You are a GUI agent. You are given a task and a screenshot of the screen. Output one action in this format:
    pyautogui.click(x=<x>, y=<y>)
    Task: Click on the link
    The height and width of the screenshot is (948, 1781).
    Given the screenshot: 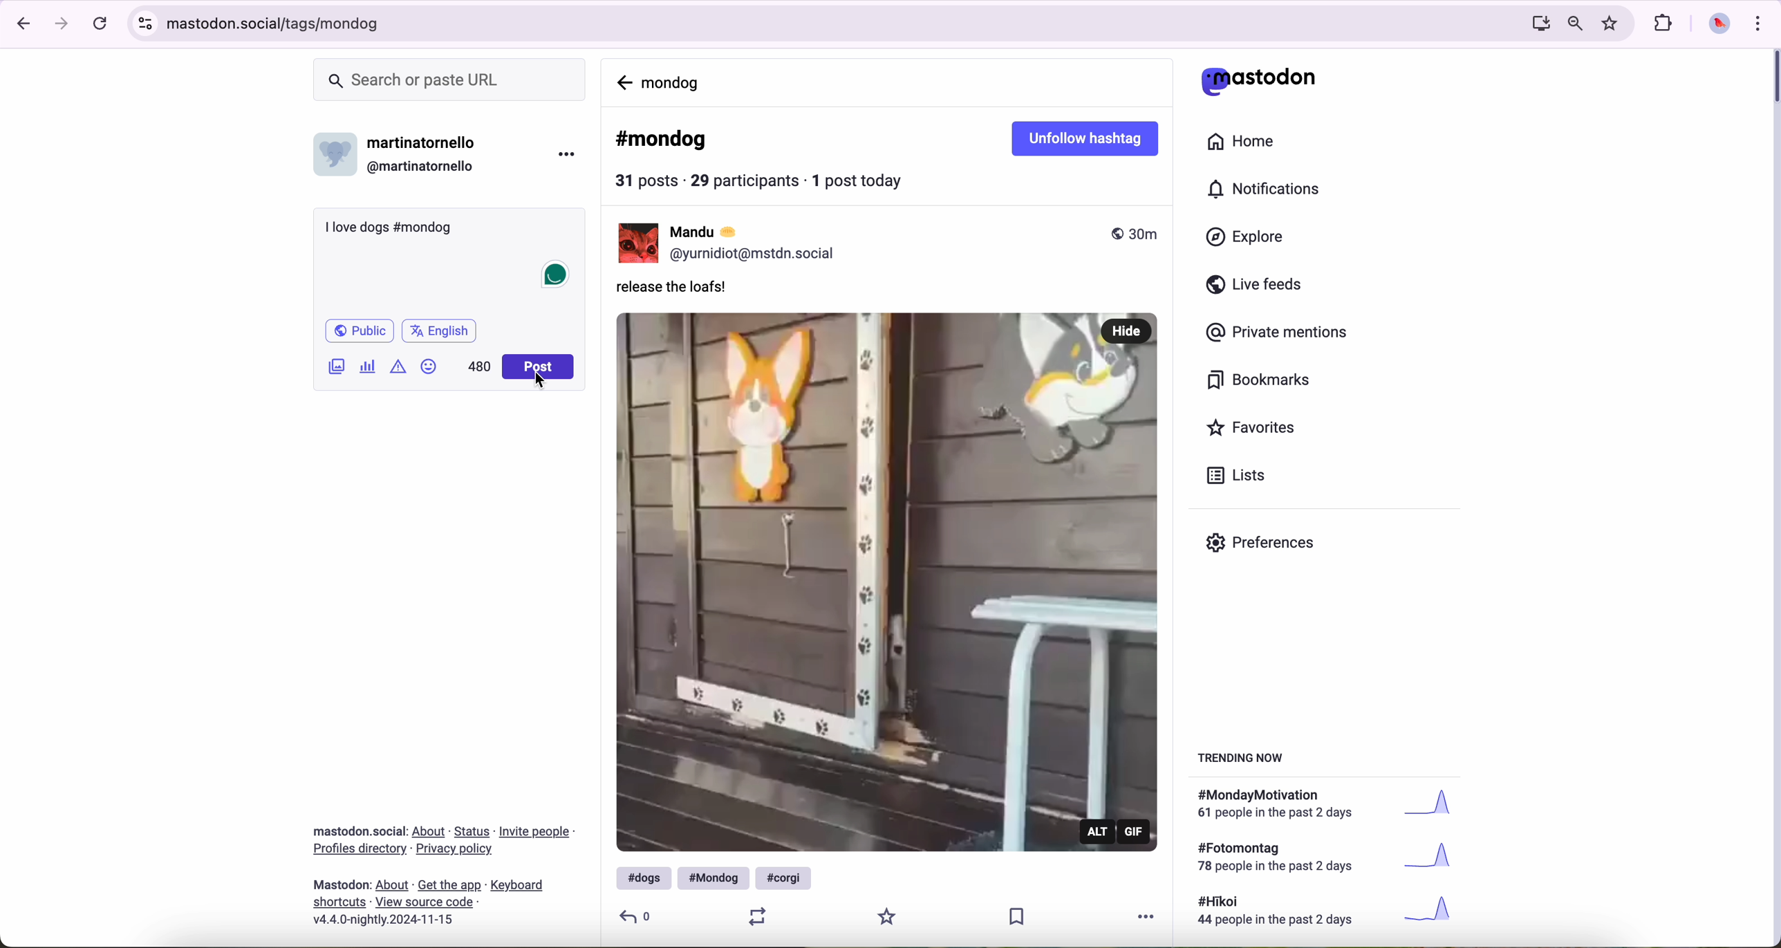 What is the action you would take?
    pyautogui.click(x=536, y=834)
    